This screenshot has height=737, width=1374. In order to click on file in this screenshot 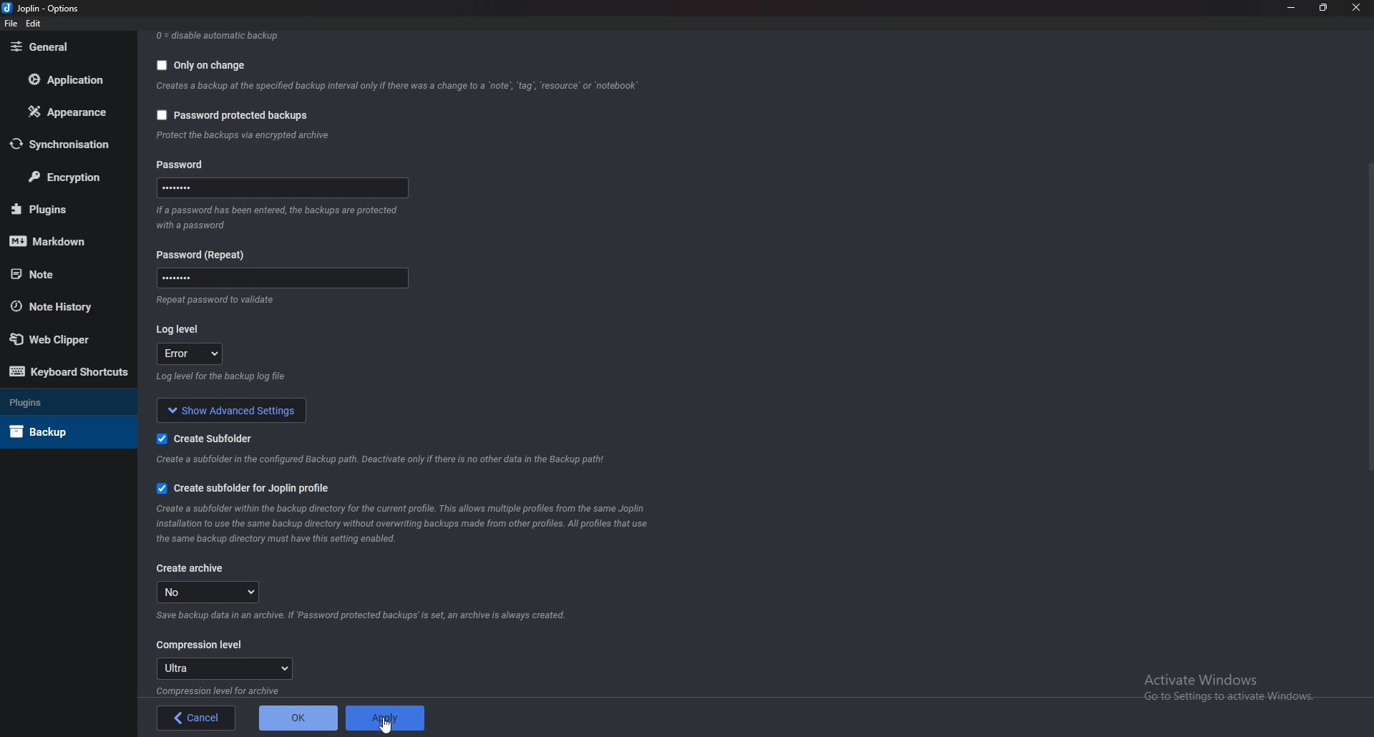, I will do `click(11, 24)`.